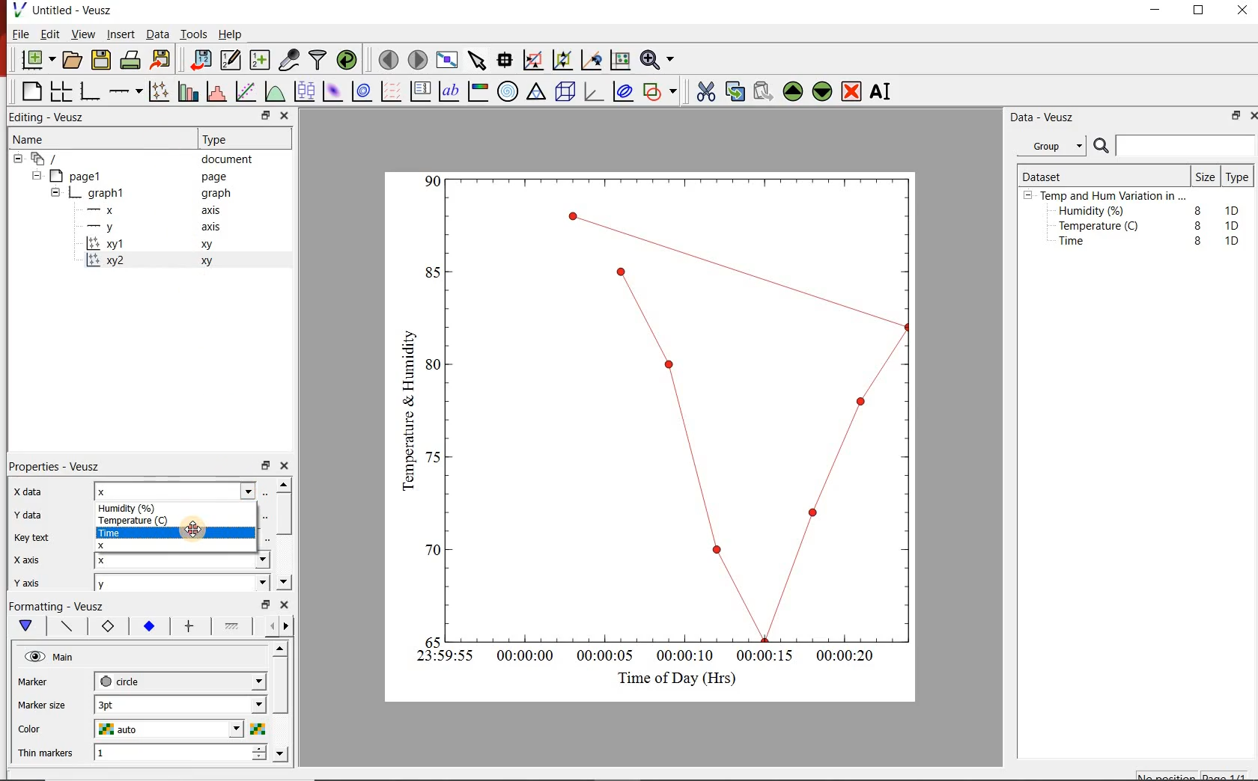  What do you see at coordinates (305, 92) in the screenshot?
I see `plot box plots` at bounding box center [305, 92].